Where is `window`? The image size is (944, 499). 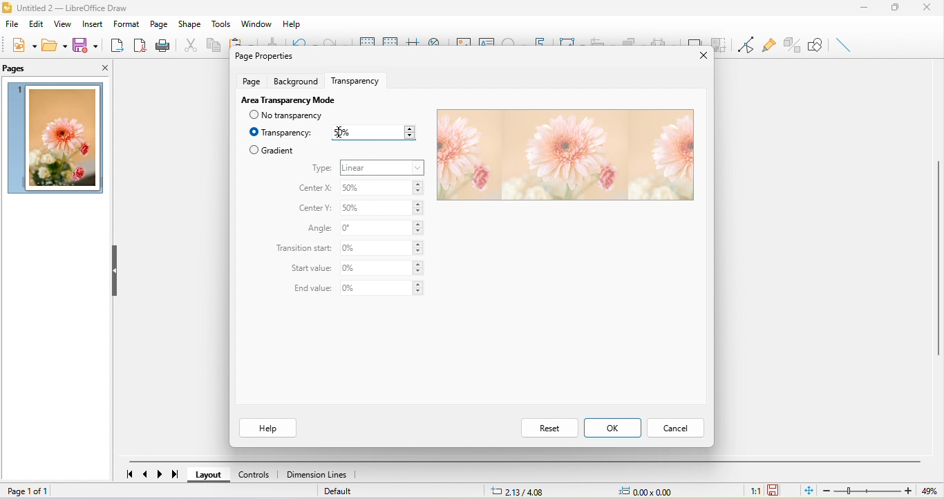 window is located at coordinates (258, 23).